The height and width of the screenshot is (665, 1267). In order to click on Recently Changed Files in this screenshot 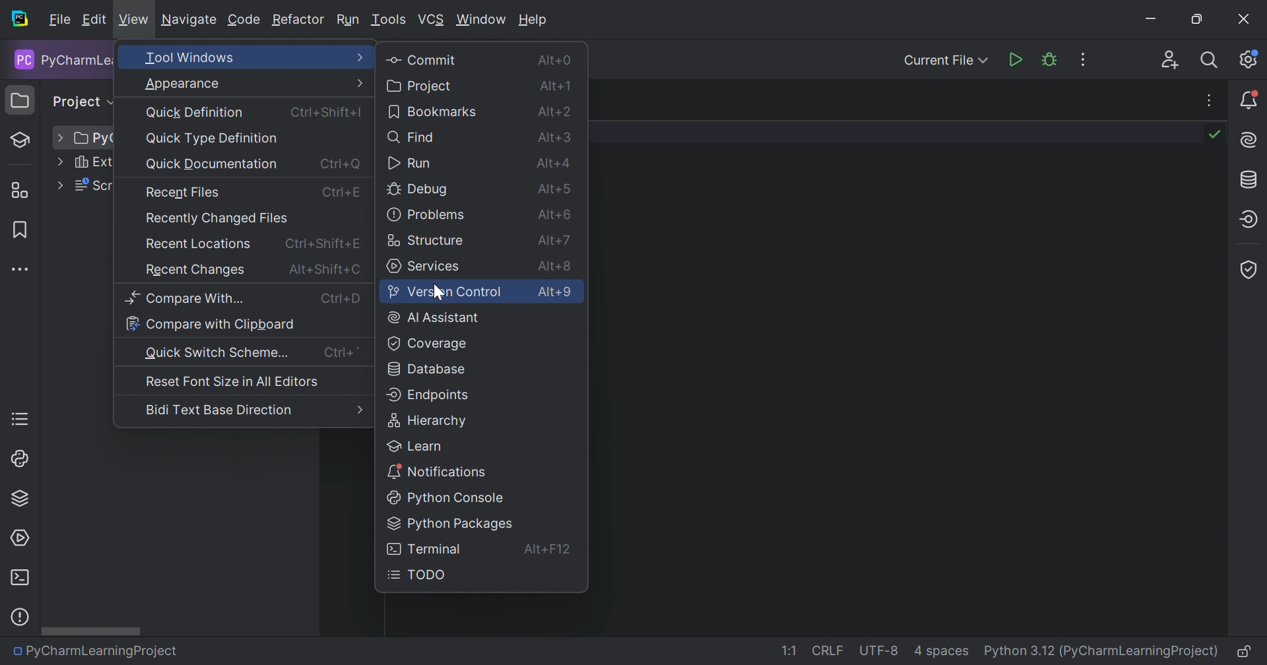, I will do `click(217, 218)`.